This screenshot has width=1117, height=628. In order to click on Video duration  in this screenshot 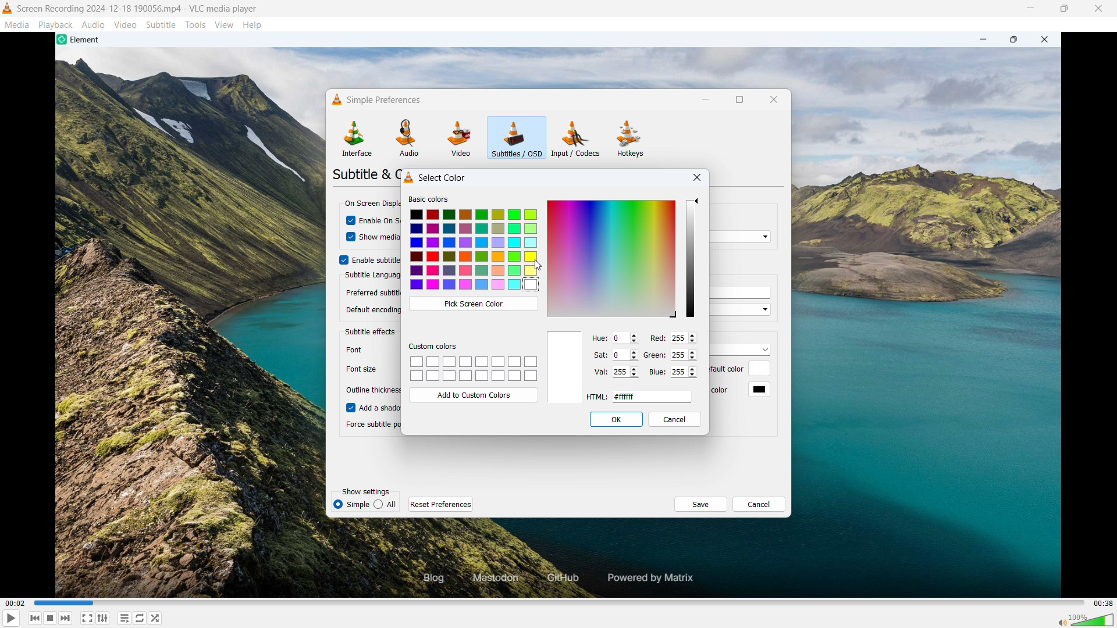, I will do `click(1103, 604)`.